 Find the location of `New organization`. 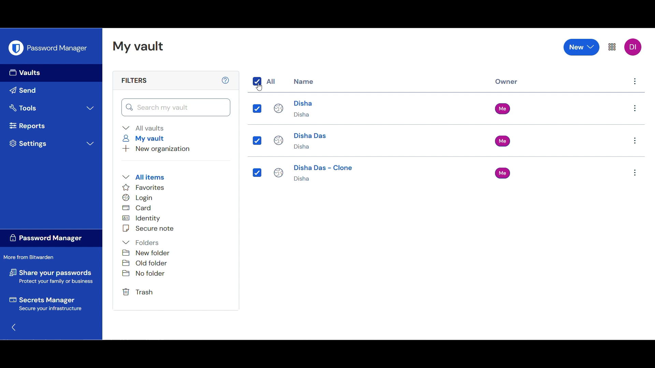

New organization is located at coordinates (156, 149).